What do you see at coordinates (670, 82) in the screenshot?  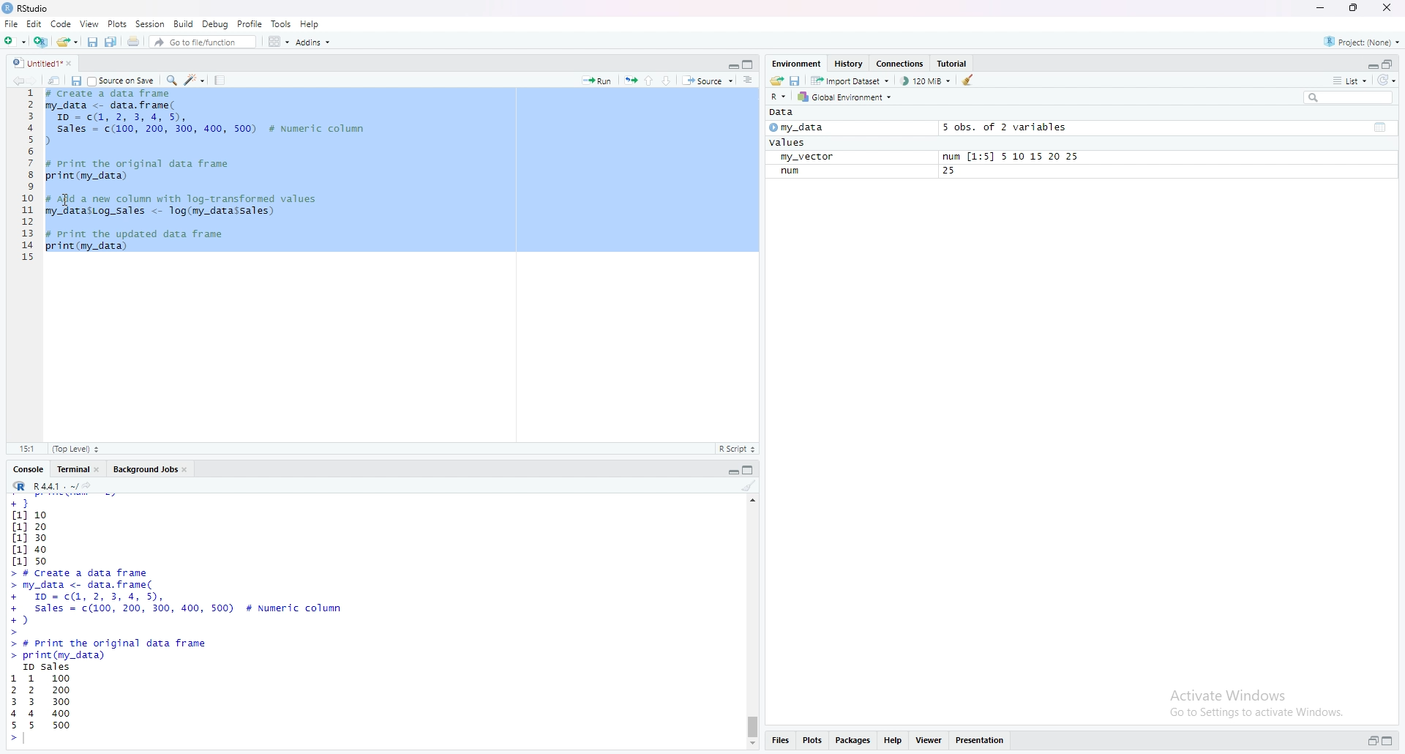 I see `go to next section/chunk` at bounding box center [670, 82].